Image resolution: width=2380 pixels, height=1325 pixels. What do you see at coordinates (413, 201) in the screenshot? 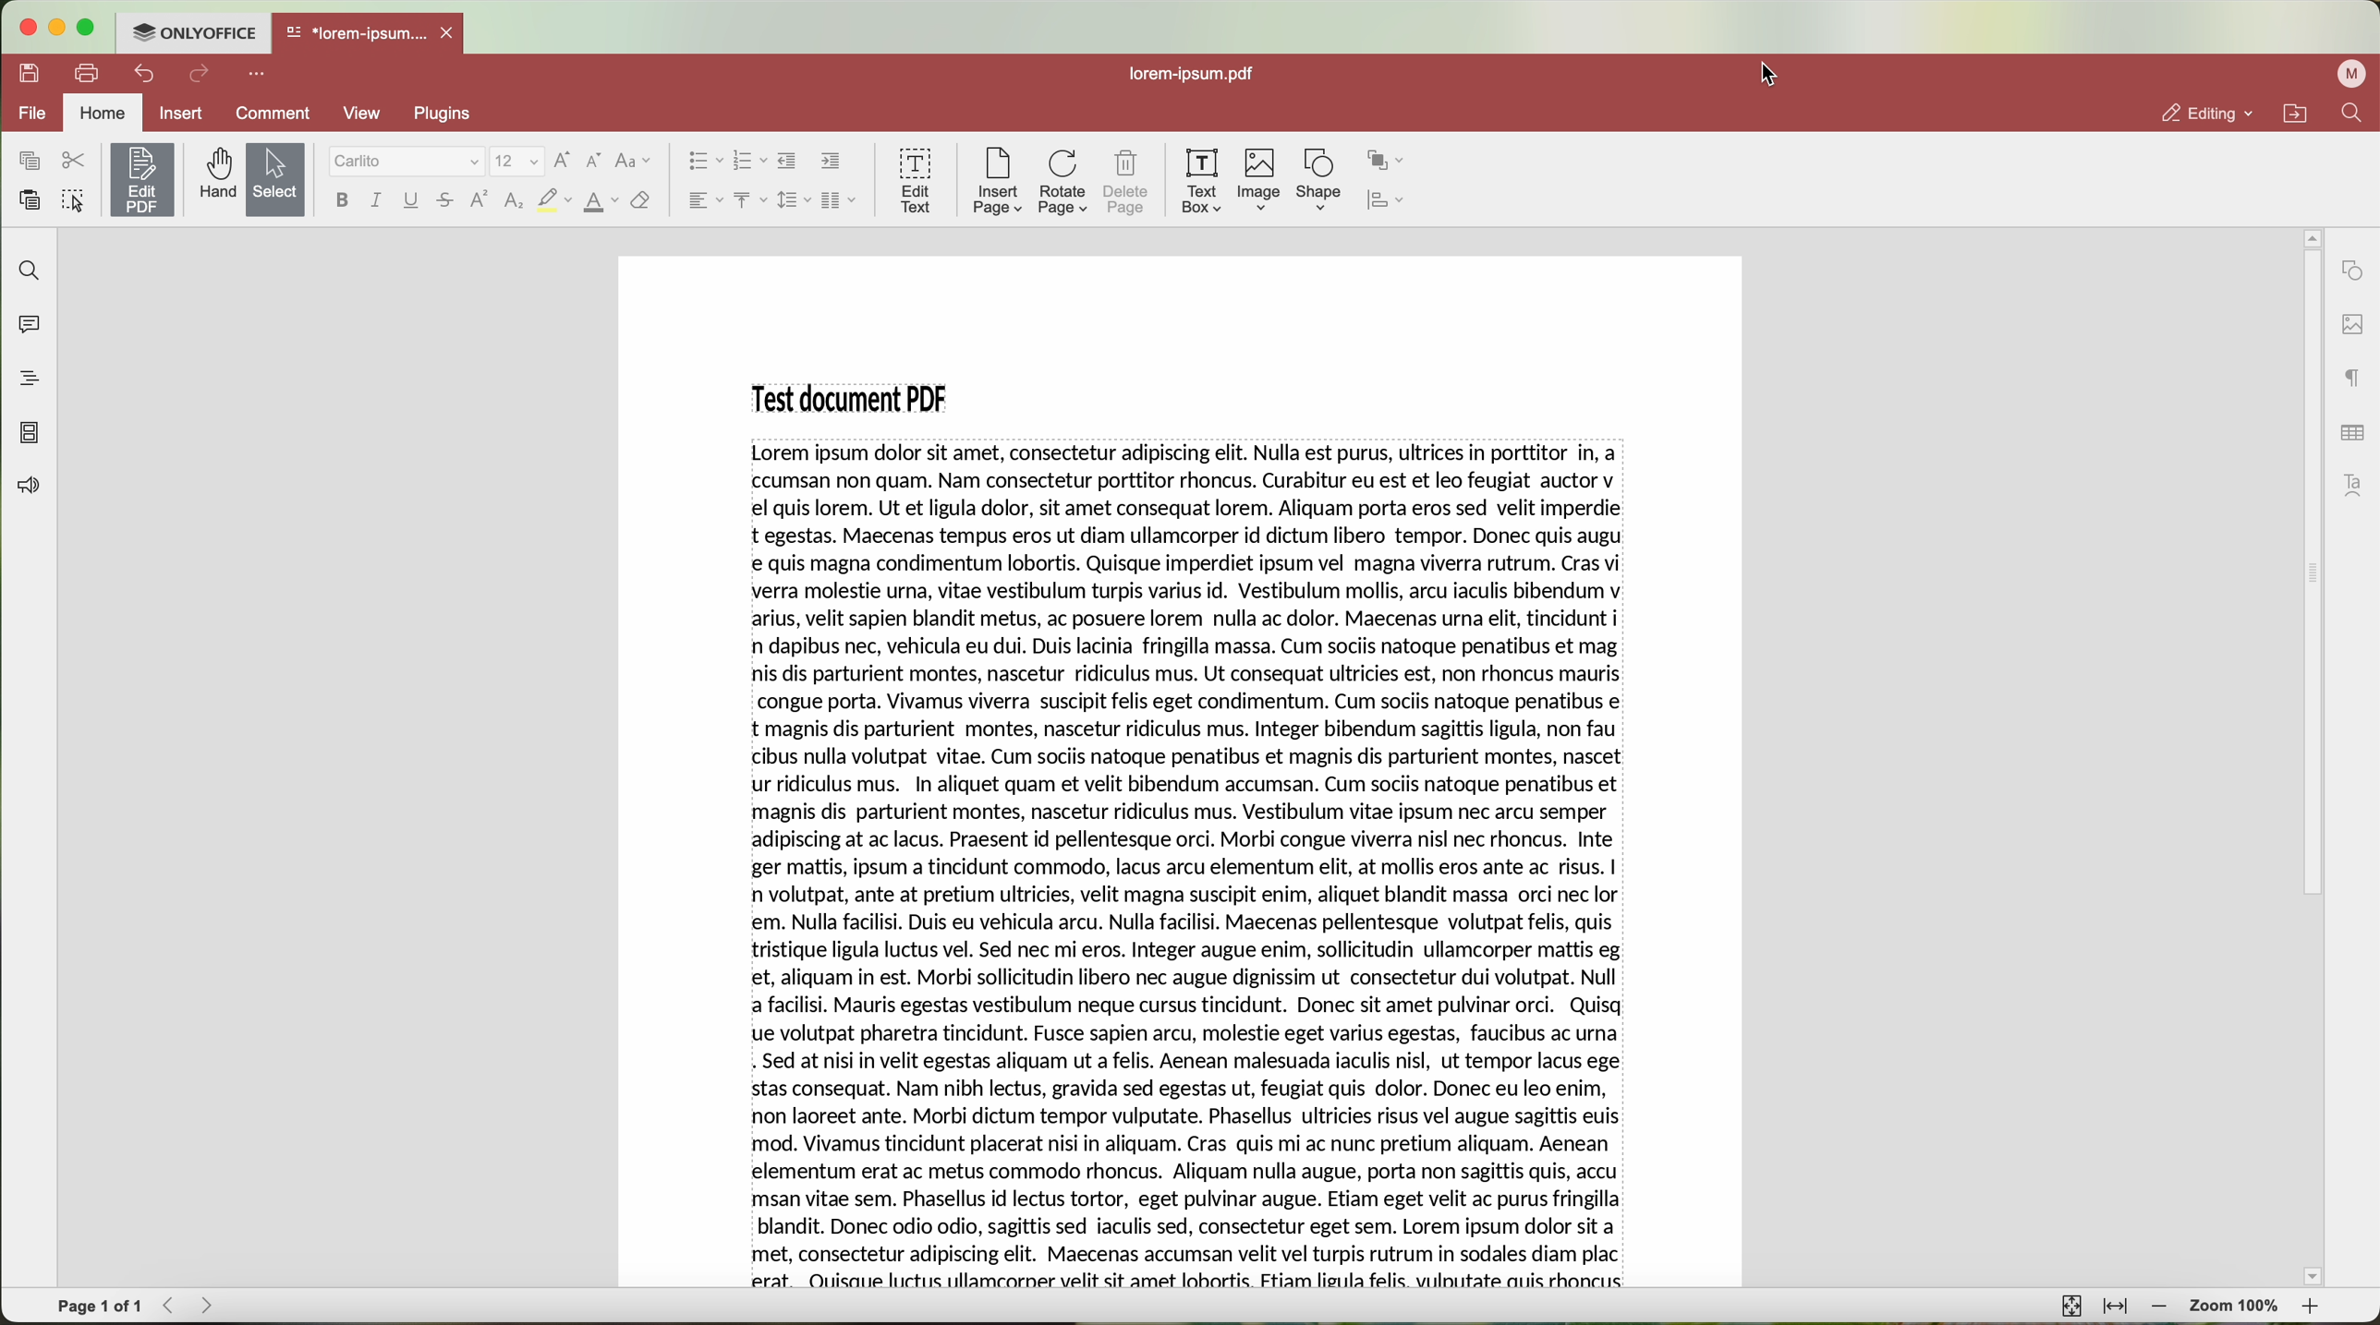
I see `underline` at bounding box center [413, 201].